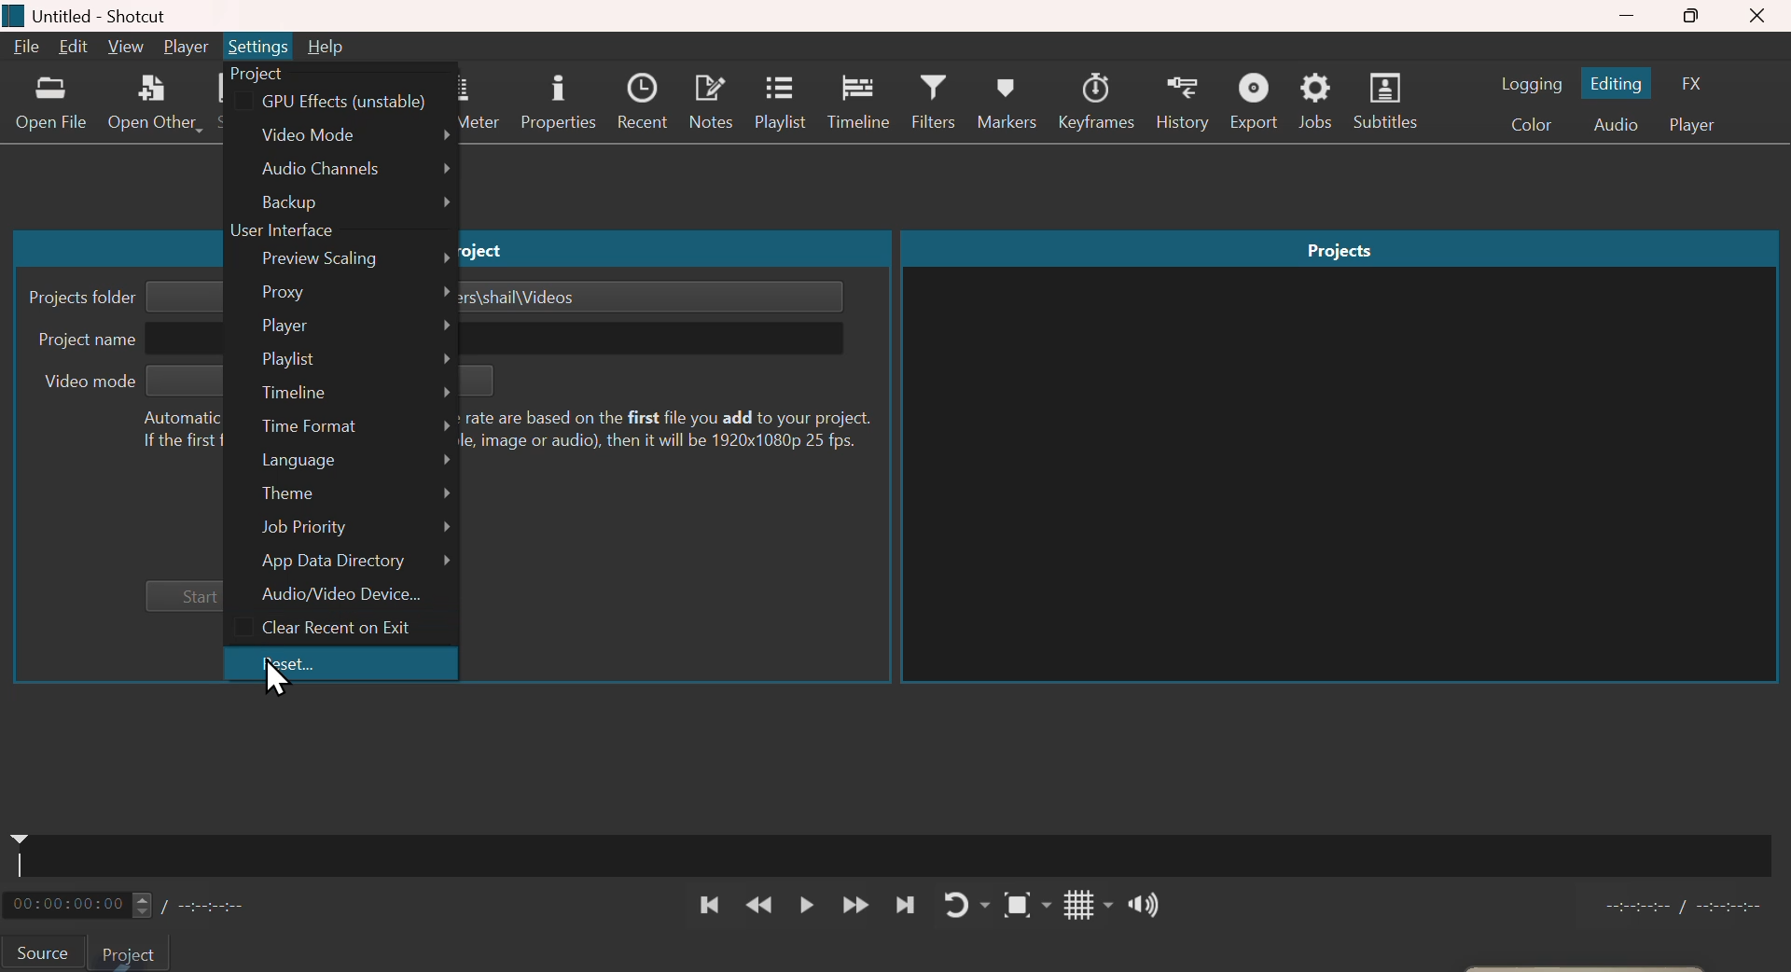 This screenshot has width=1791, height=972. What do you see at coordinates (340, 102) in the screenshot?
I see `G p u effects` at bounding box center [340, 102].